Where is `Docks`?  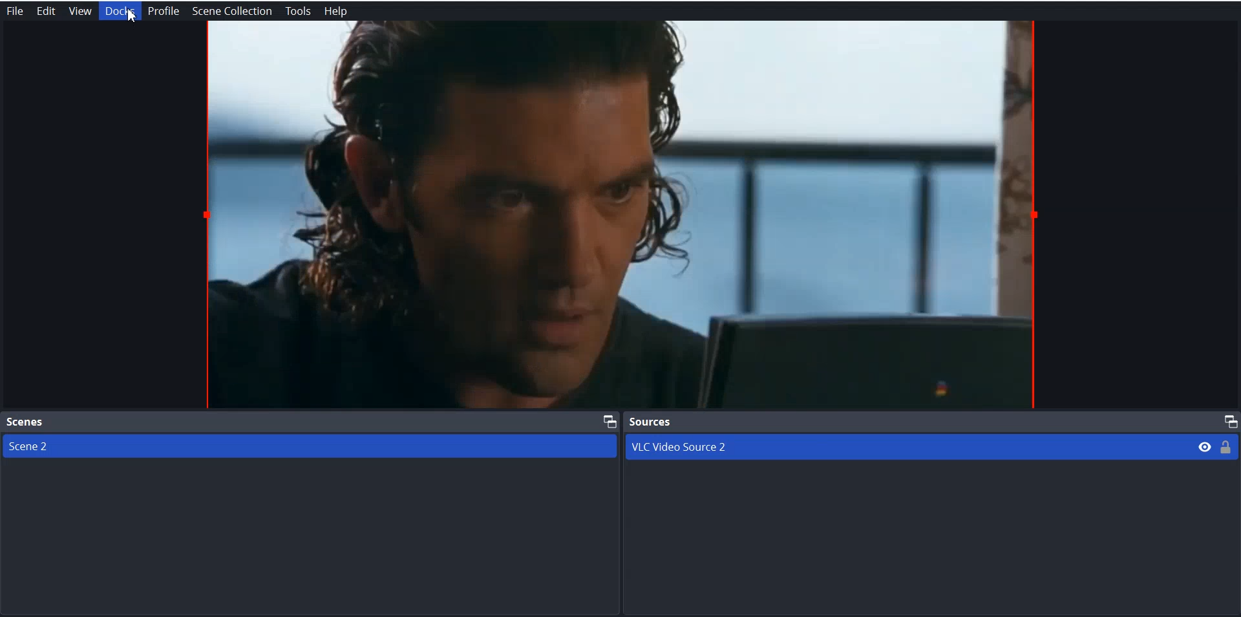 Docks is located at coordinates (120, 11).